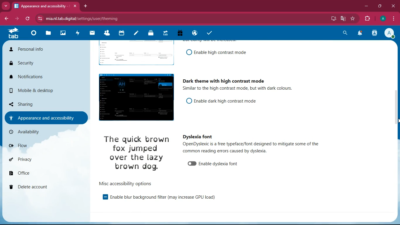 This screenshot has height=225, width=400. I want to click on refresh, so click(27, 19).